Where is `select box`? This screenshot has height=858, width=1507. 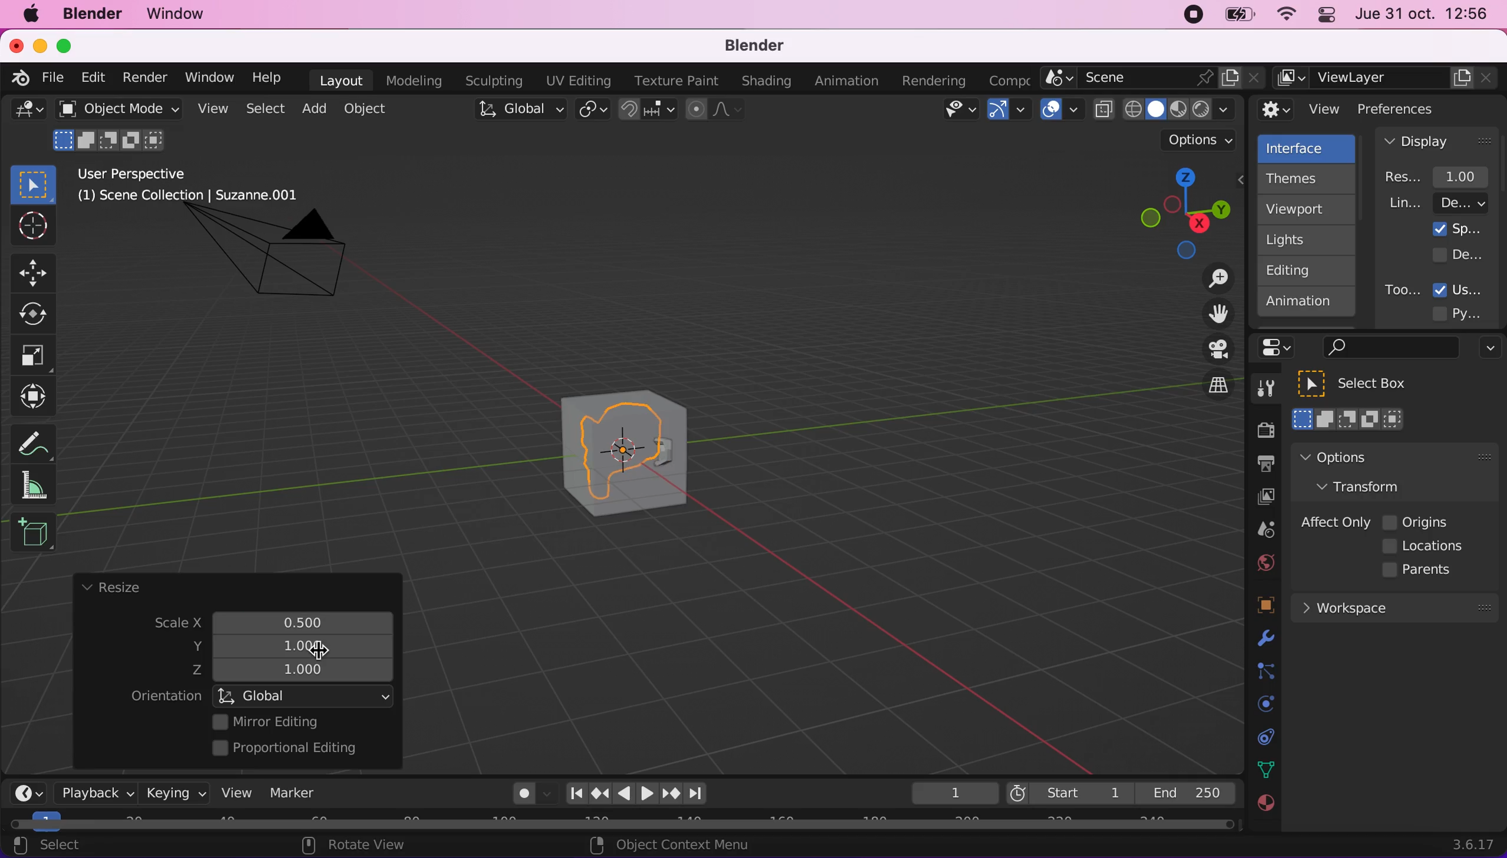 select box is located at coordinates (1367, 384).